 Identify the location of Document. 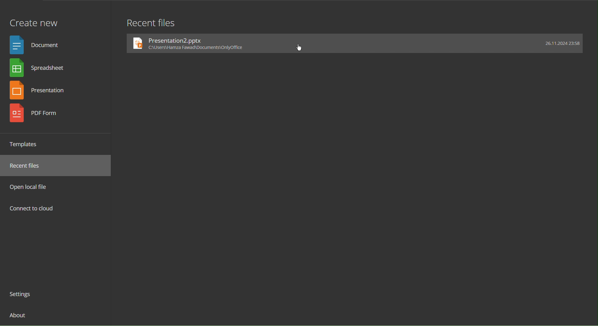
(37, 44).